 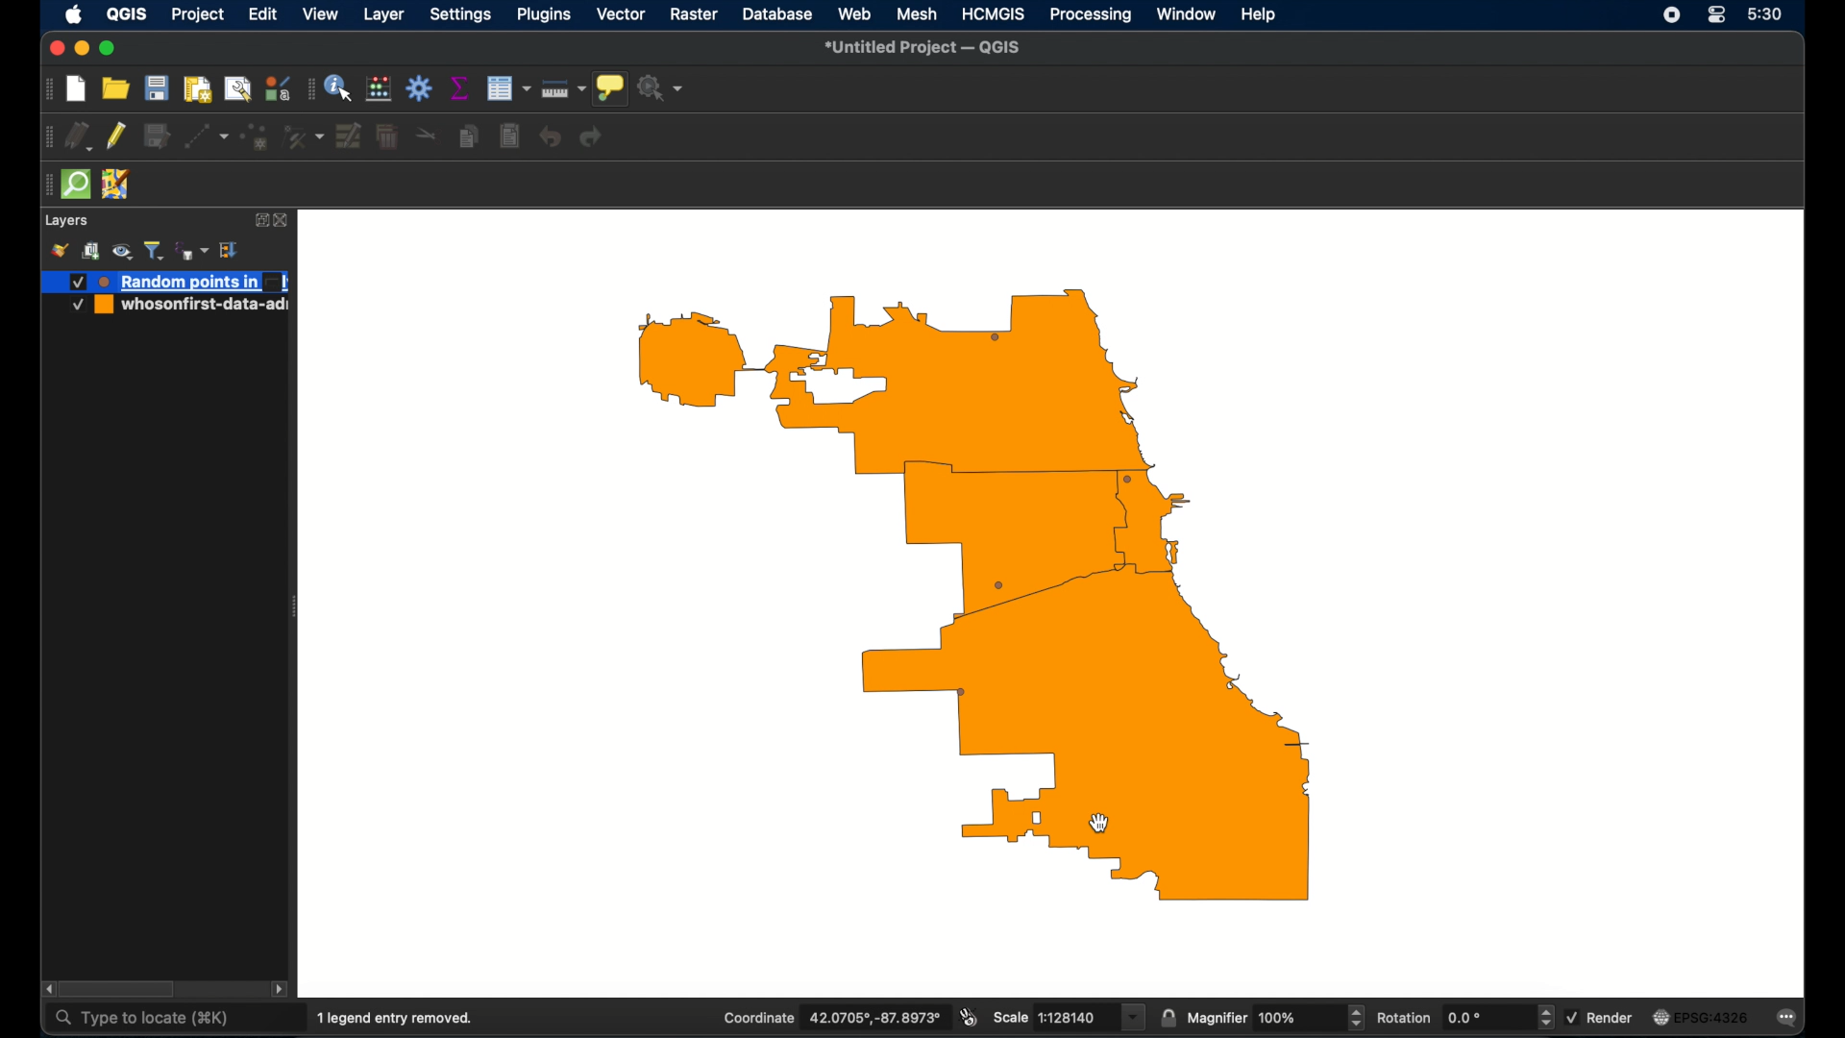 I want to click on mesh, so click(x=917, y=15).